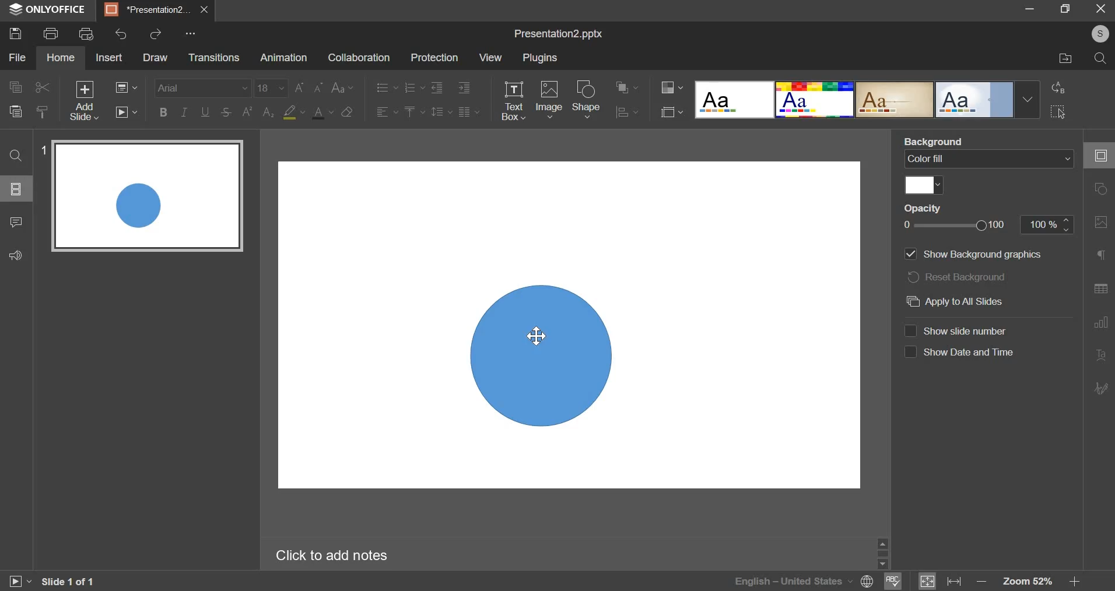 This screenshot has height=591, width=1115. What do you see at coordinates (74, 579) in the screenshot?
I see `Slide 1 of 1` at bounding box center [74, 579].